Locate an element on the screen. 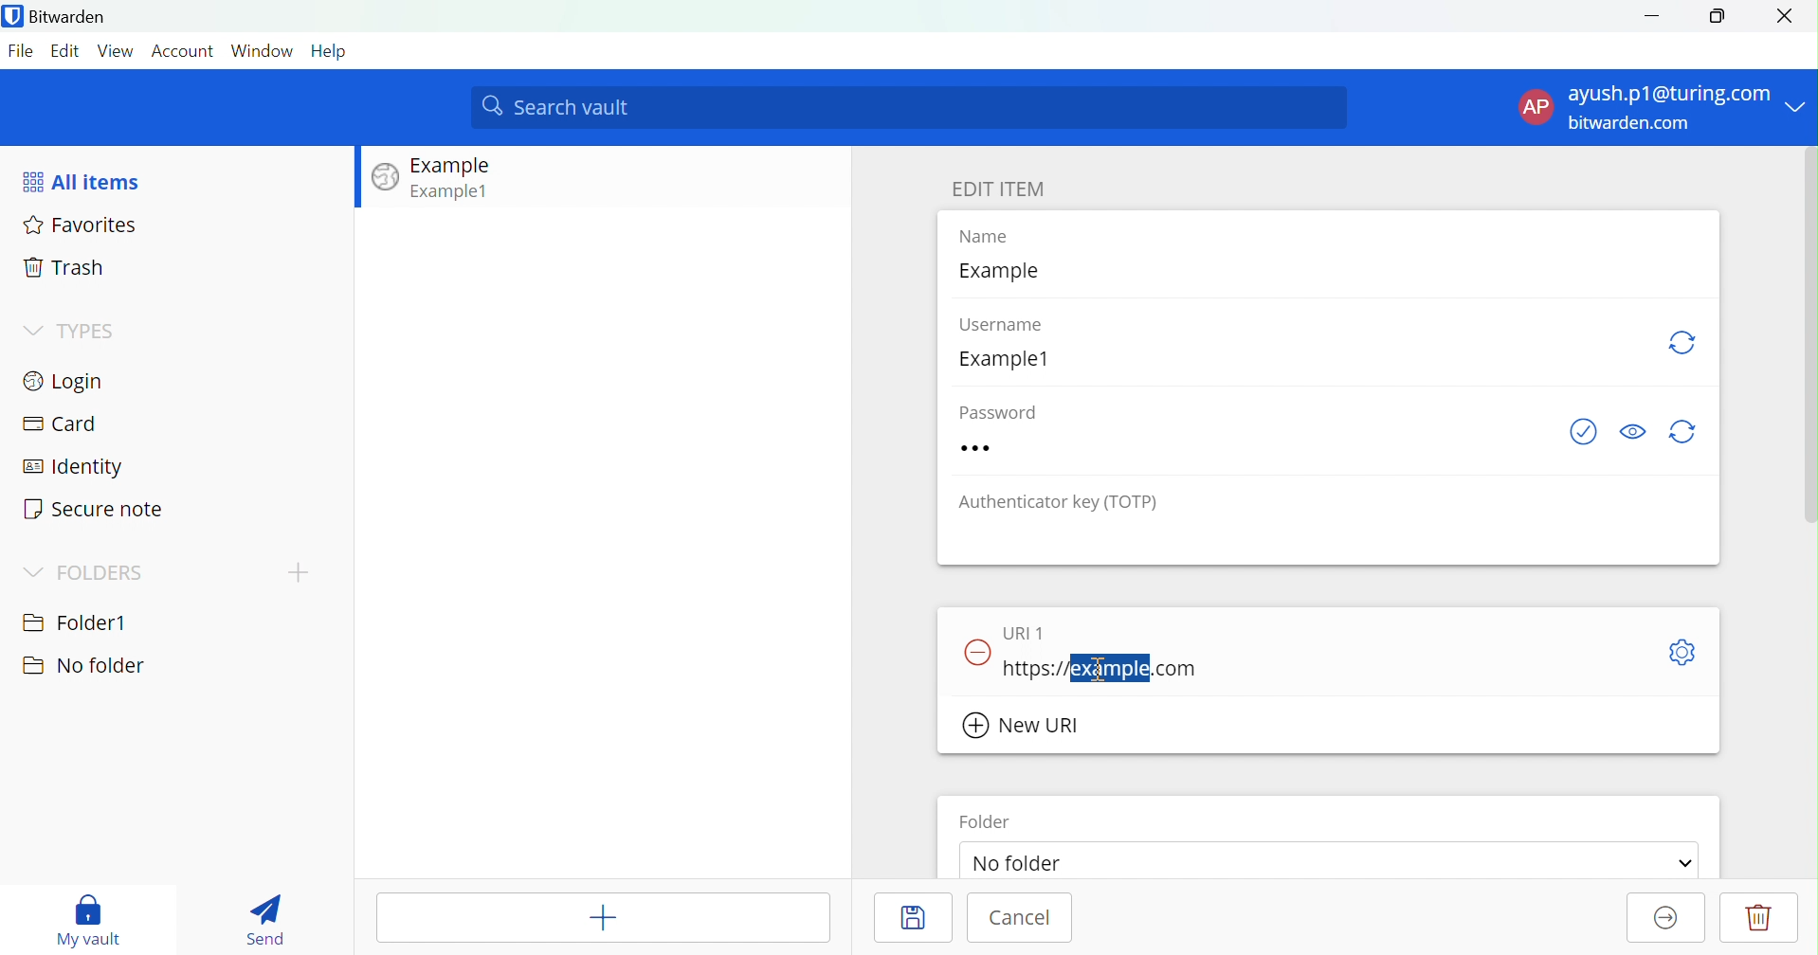 Image resolution: width=1818 pixels, height=955 pixels. Drop Down is located at coordinates (1685, 863).